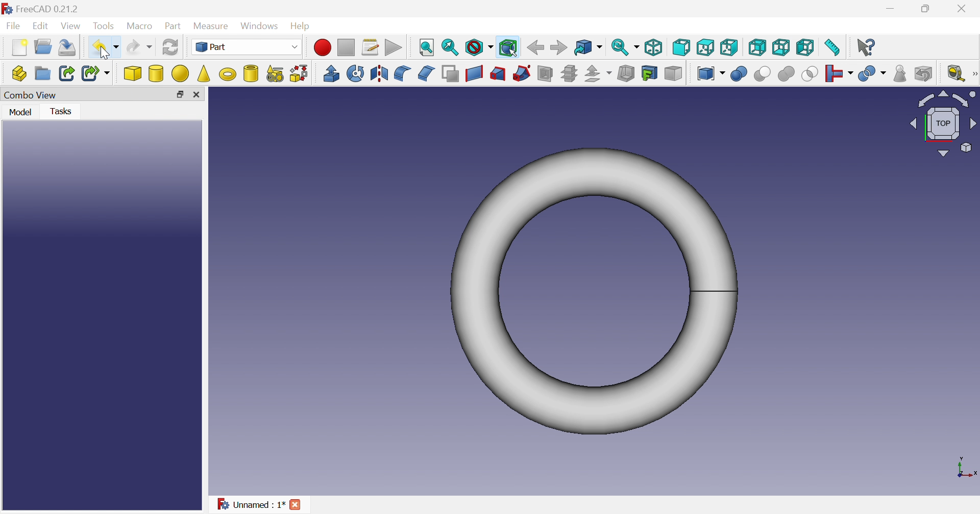 Image resolution: width=980 pixels, height=514 pixels. What do you see at coordinates (13, 25) in the screenshot?
I see `File` at bounding box center [13, 25].